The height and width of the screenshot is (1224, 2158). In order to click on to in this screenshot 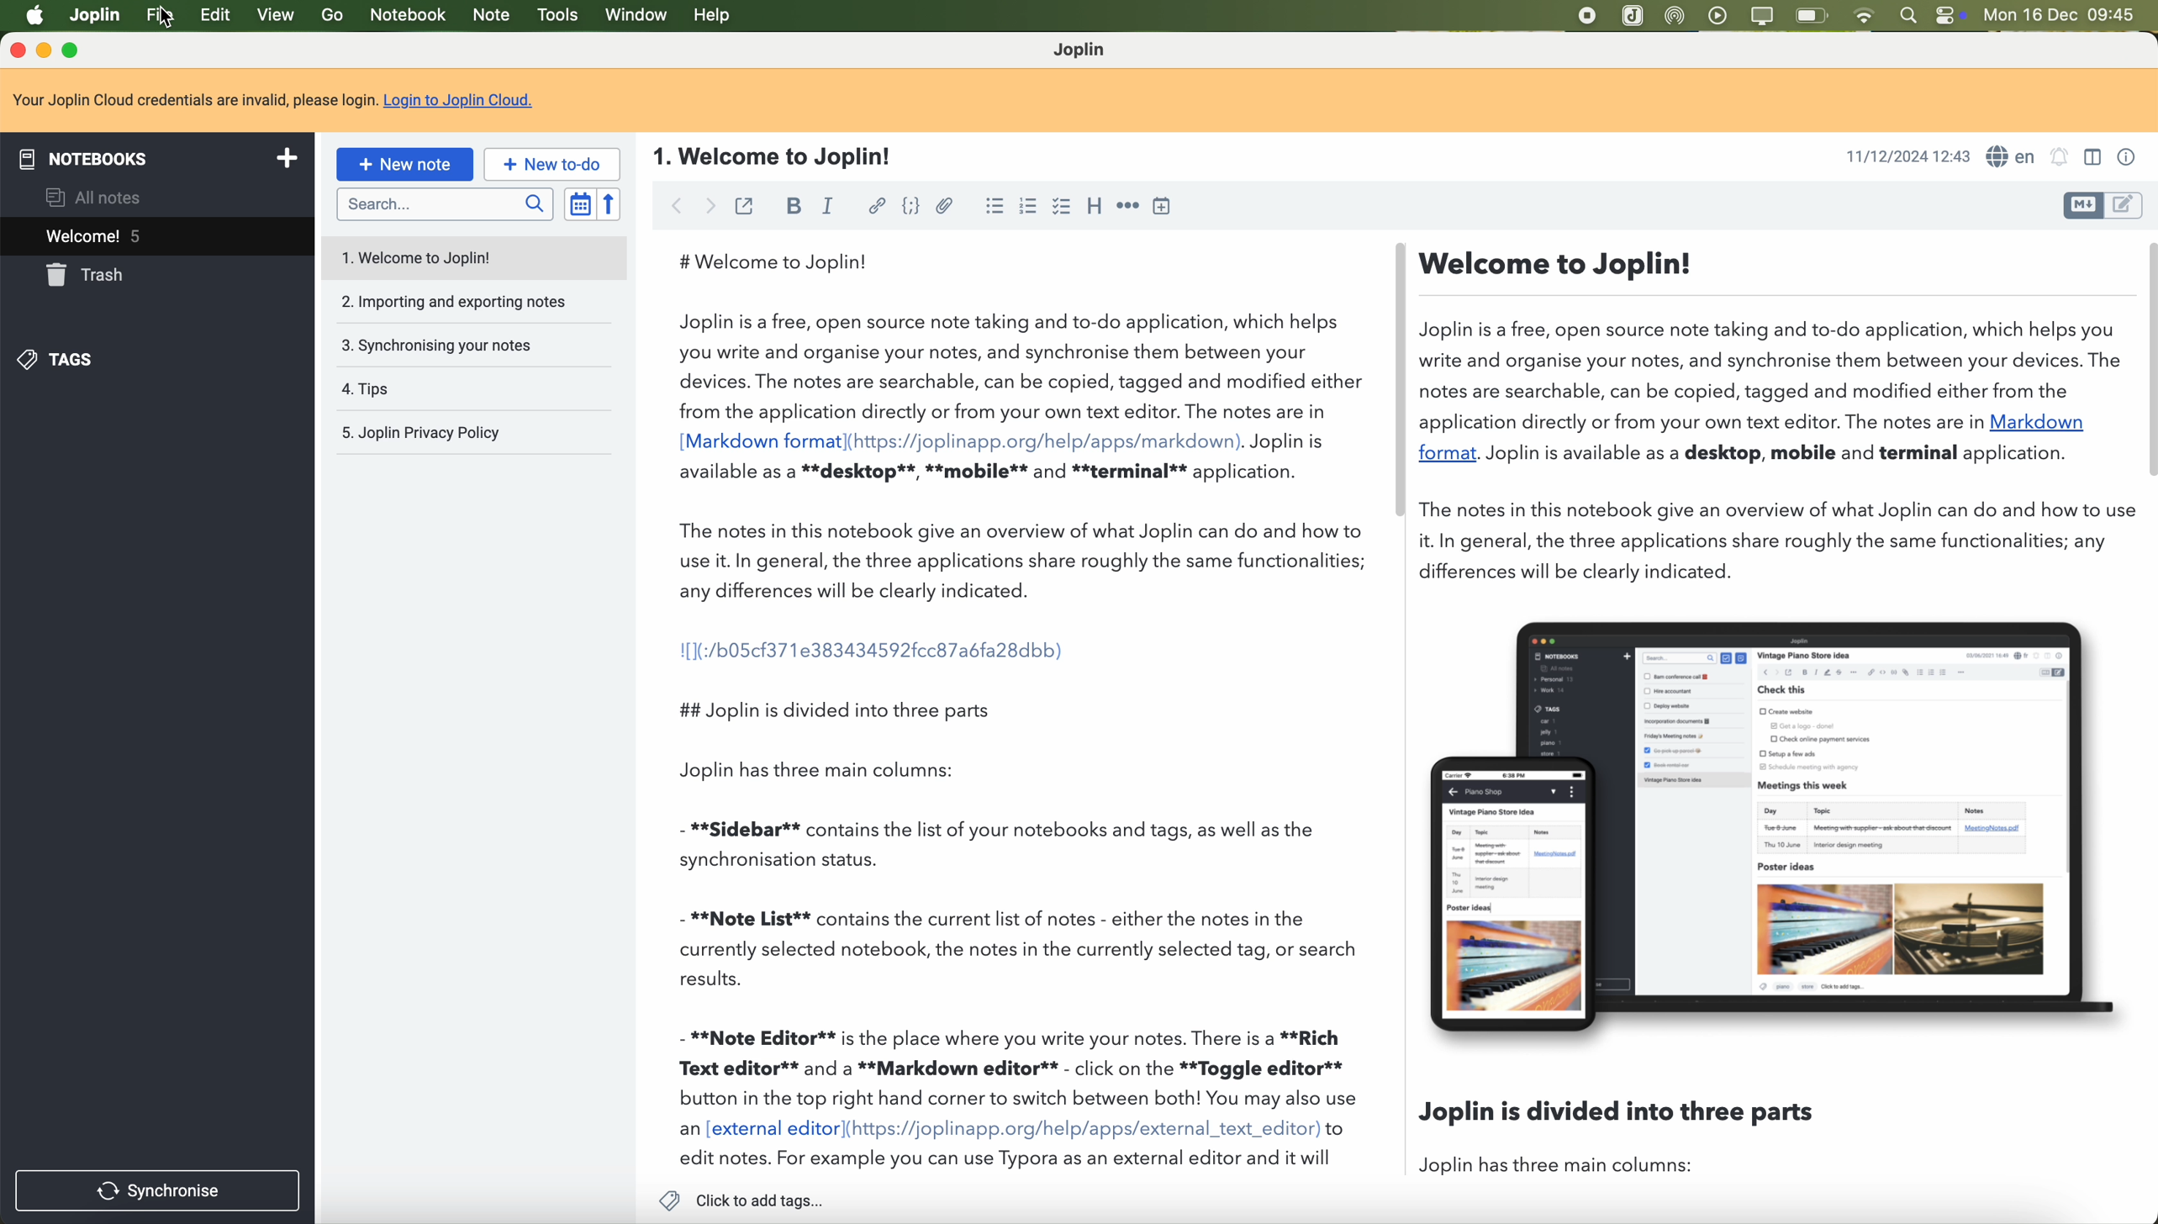, I will do `click(1337, 1129)`.